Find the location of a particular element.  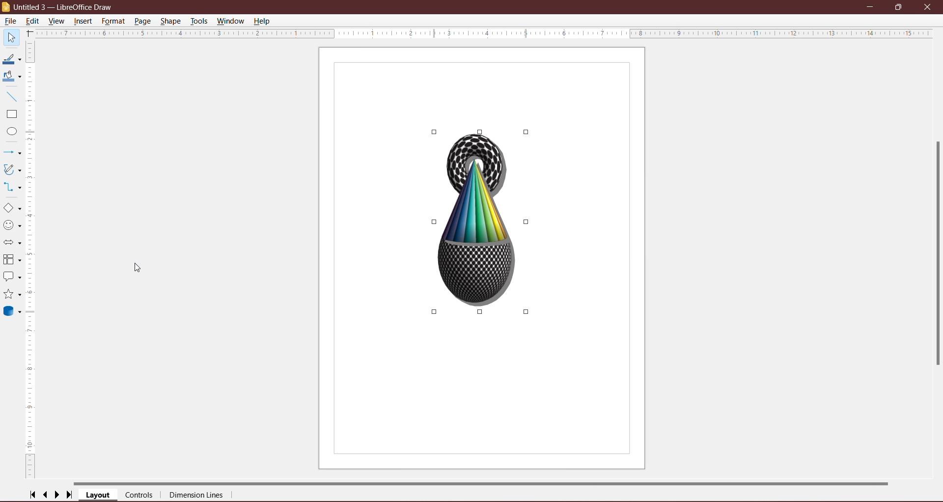

3D Objects is located at coordinates (14, 312).